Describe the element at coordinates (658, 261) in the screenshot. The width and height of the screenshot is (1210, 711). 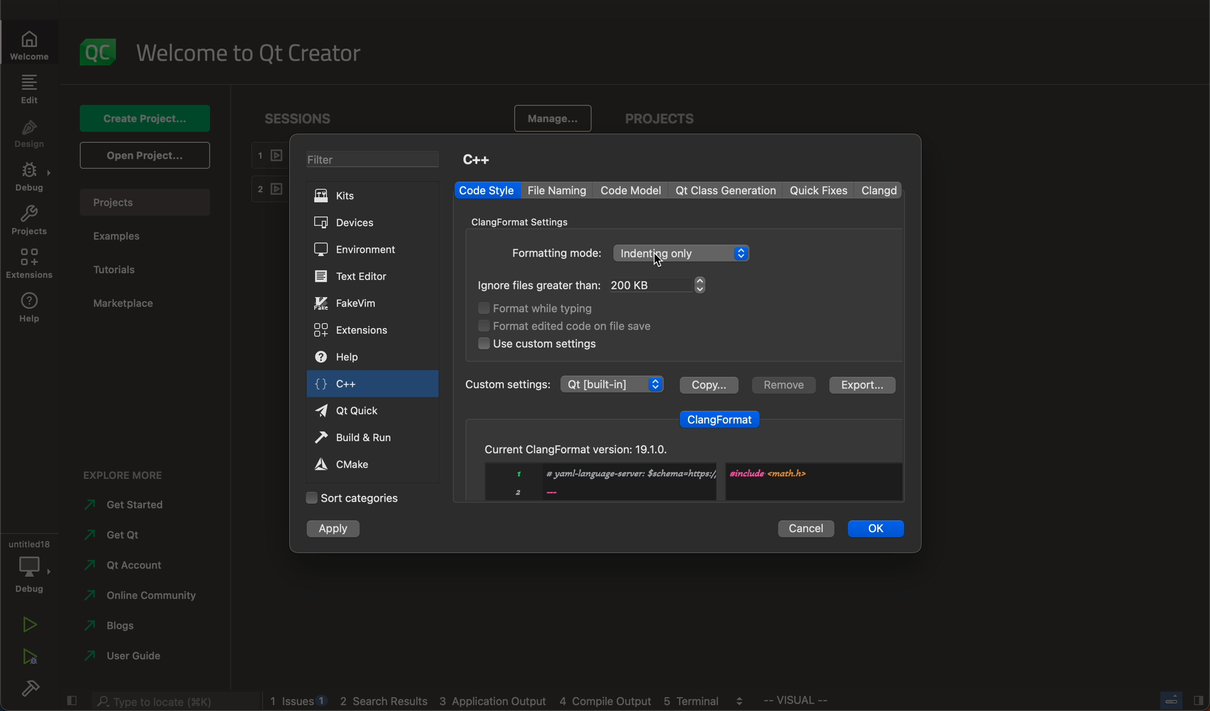
I see `Cursor` at that location.